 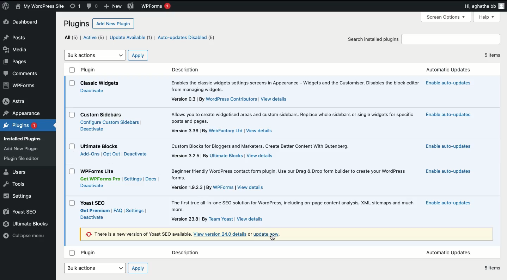 What do you see at coordinates (222, 131) in the screenshot?
I see `Description` at bounding box center [222, 131].